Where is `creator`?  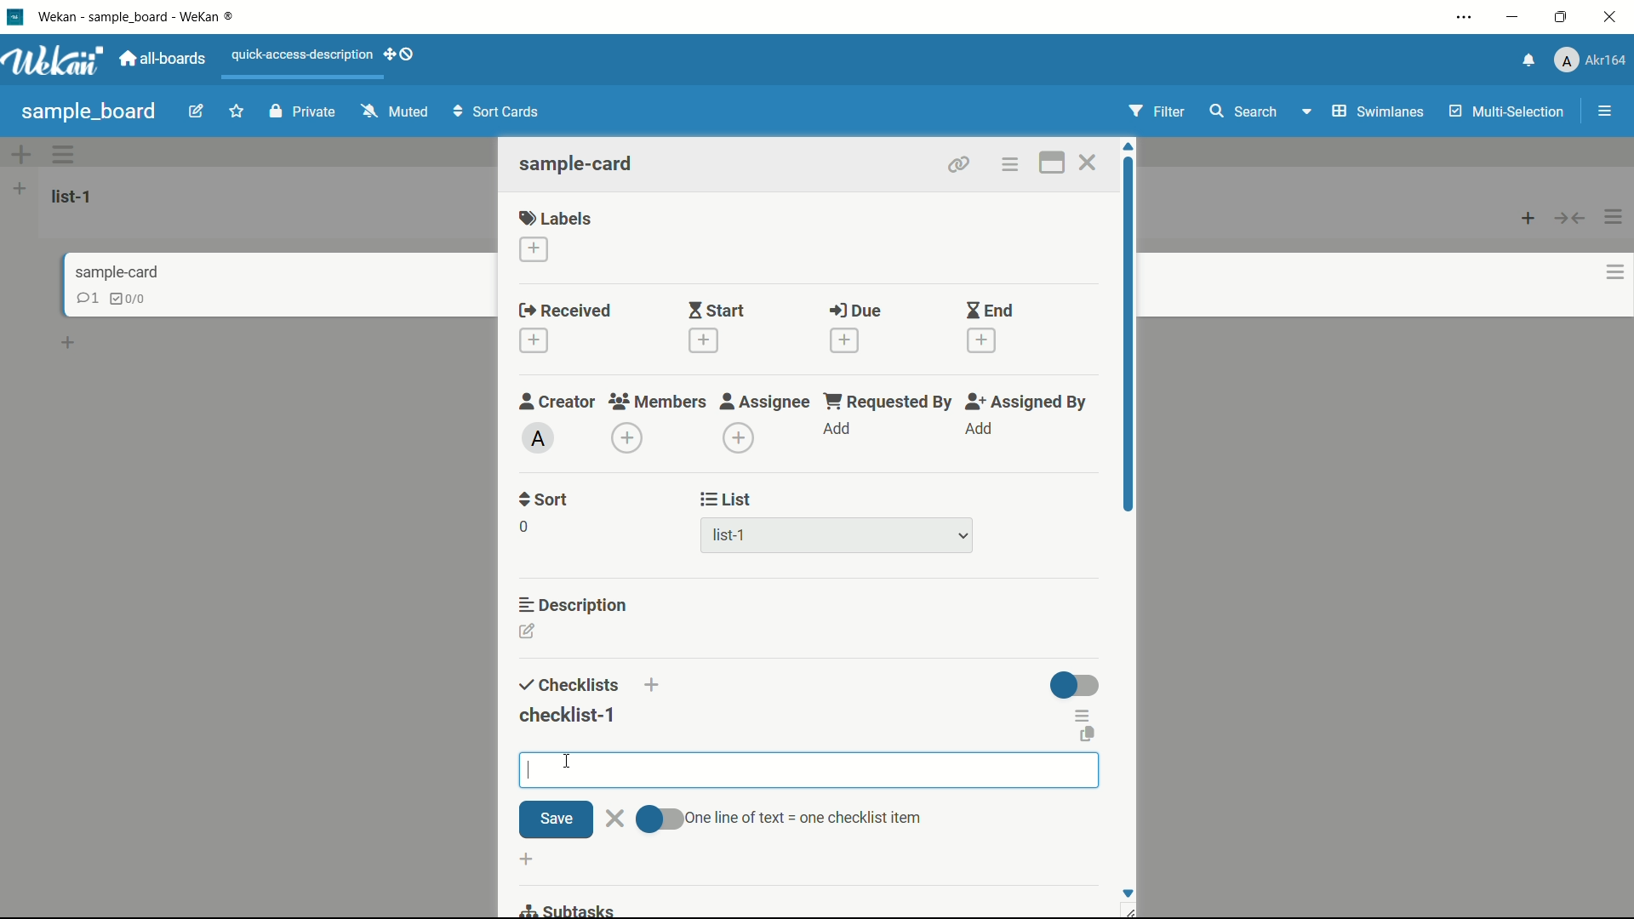 creator is located at coordinates (555, 403).